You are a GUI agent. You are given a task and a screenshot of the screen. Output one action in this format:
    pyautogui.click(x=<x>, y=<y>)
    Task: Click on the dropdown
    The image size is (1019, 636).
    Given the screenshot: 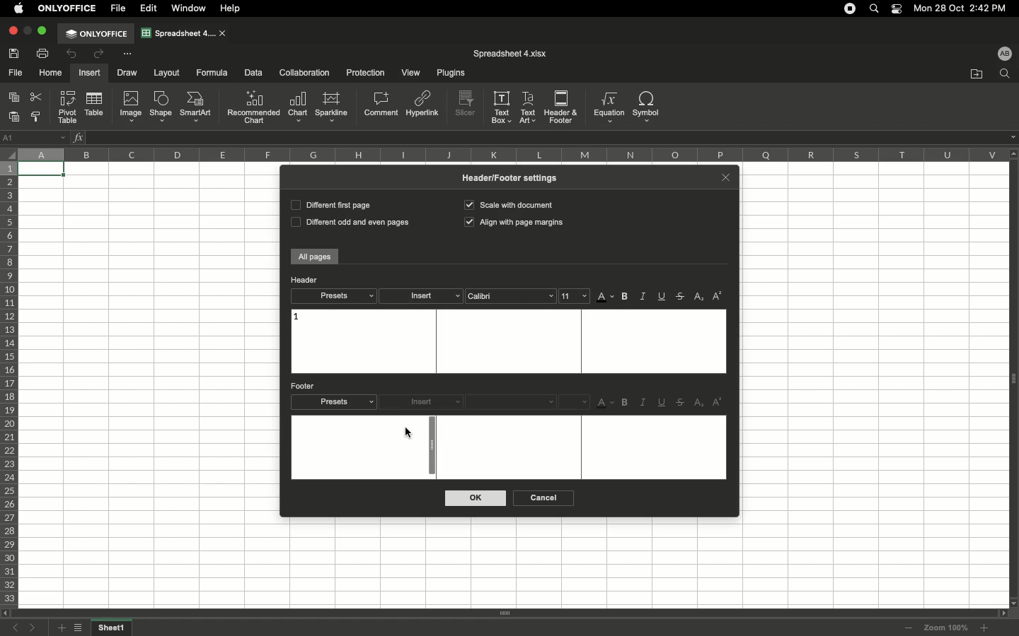 What is the action you would take?
    pyautogui.click(x=1013, y=137)
    